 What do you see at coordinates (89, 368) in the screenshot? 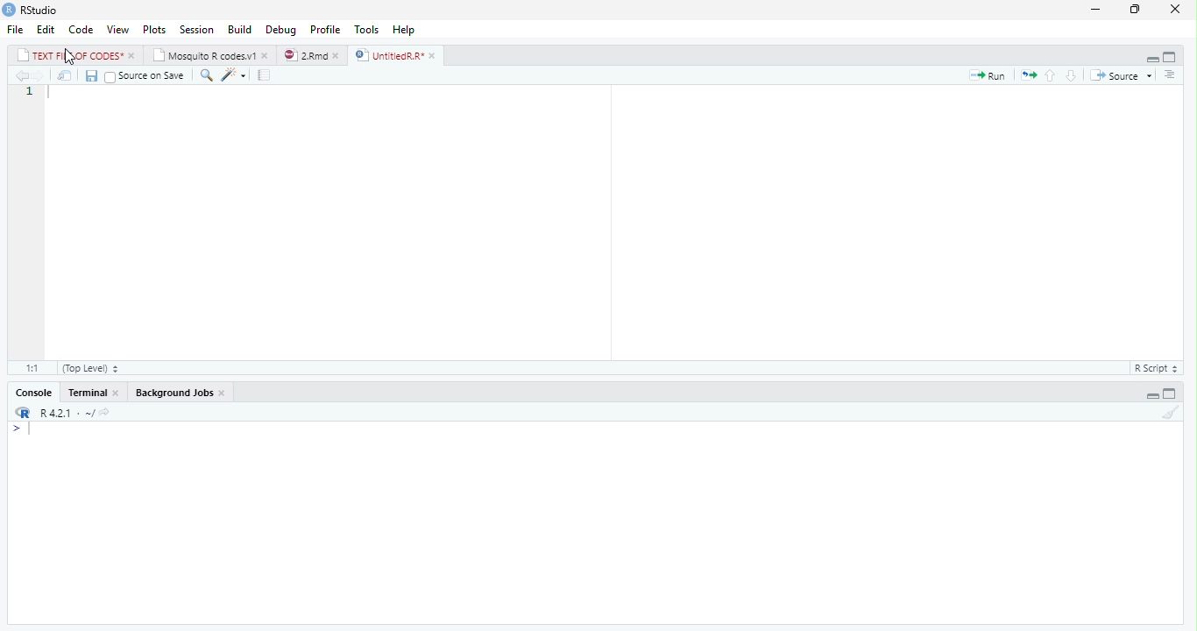
I see `(Top Level)` at bounding box center [89, 368].